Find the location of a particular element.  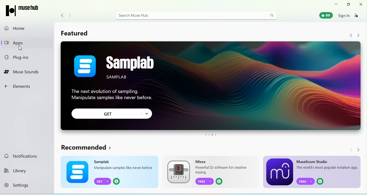

MuseScore Studio is located at coordinates (279, 172).